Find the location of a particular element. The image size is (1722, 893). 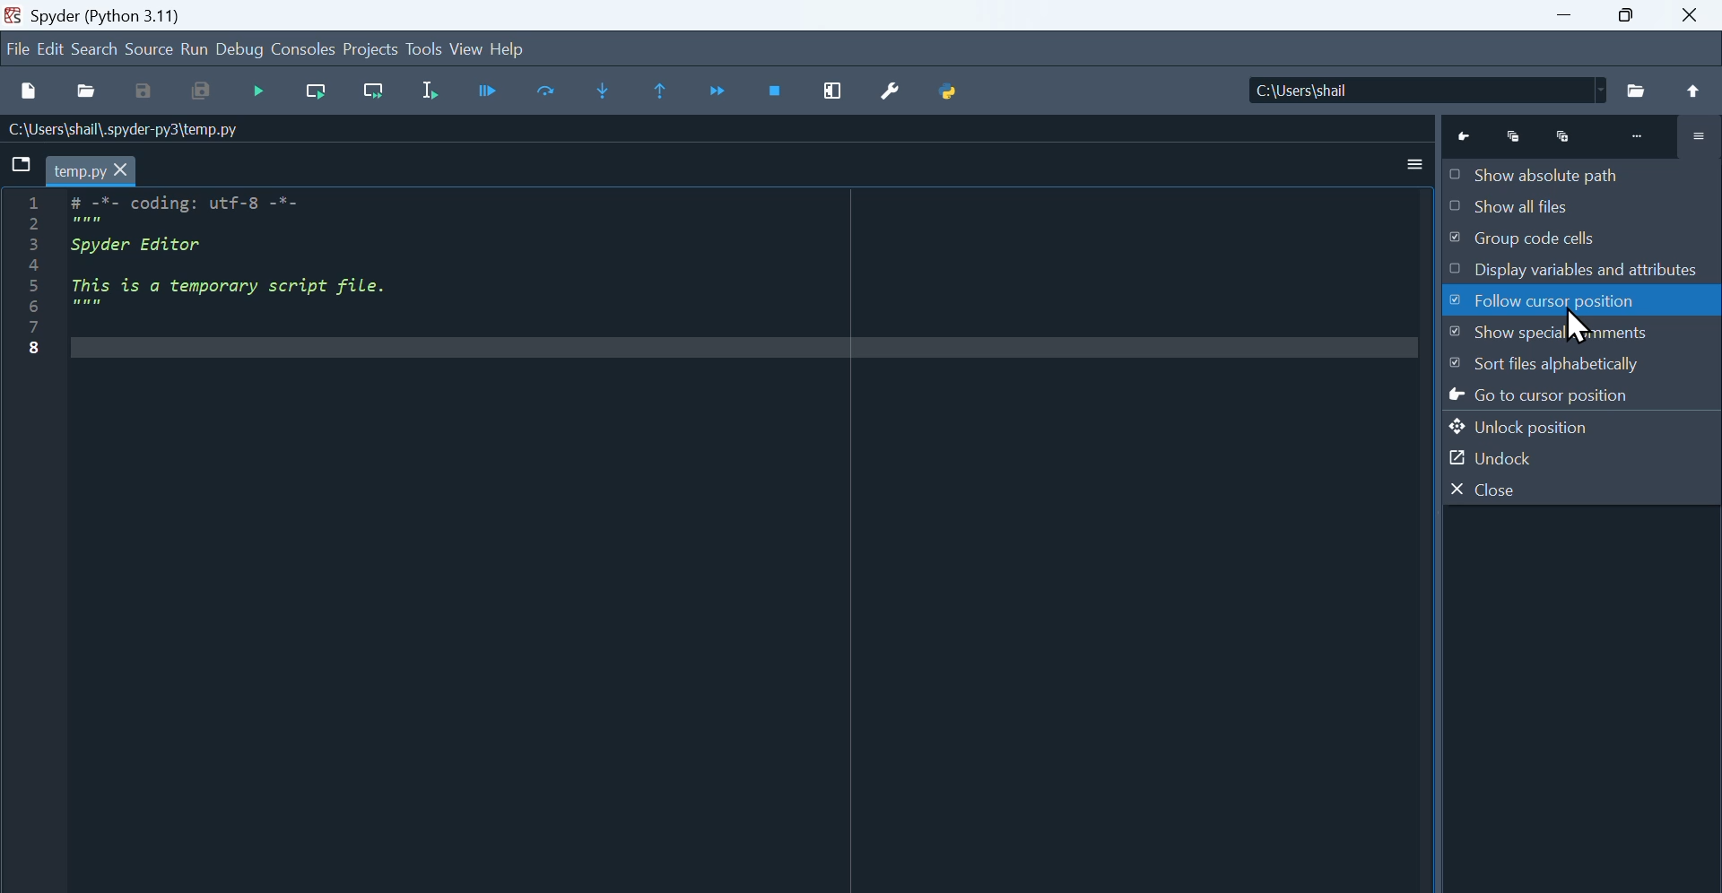

save is located at coordinates (149, 91).